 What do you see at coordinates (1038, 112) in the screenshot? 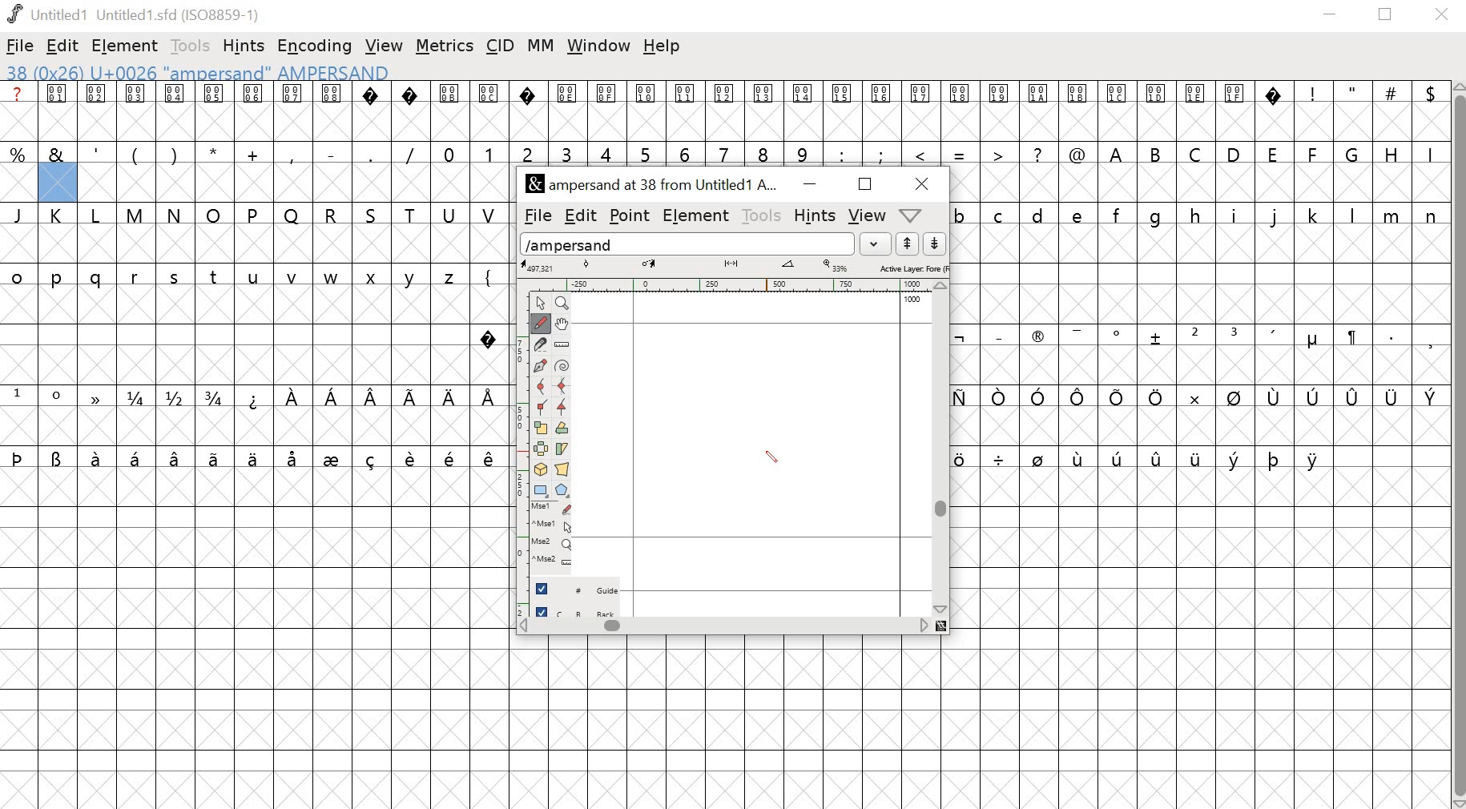
I see `001A` at bounding box center [1038, 112].